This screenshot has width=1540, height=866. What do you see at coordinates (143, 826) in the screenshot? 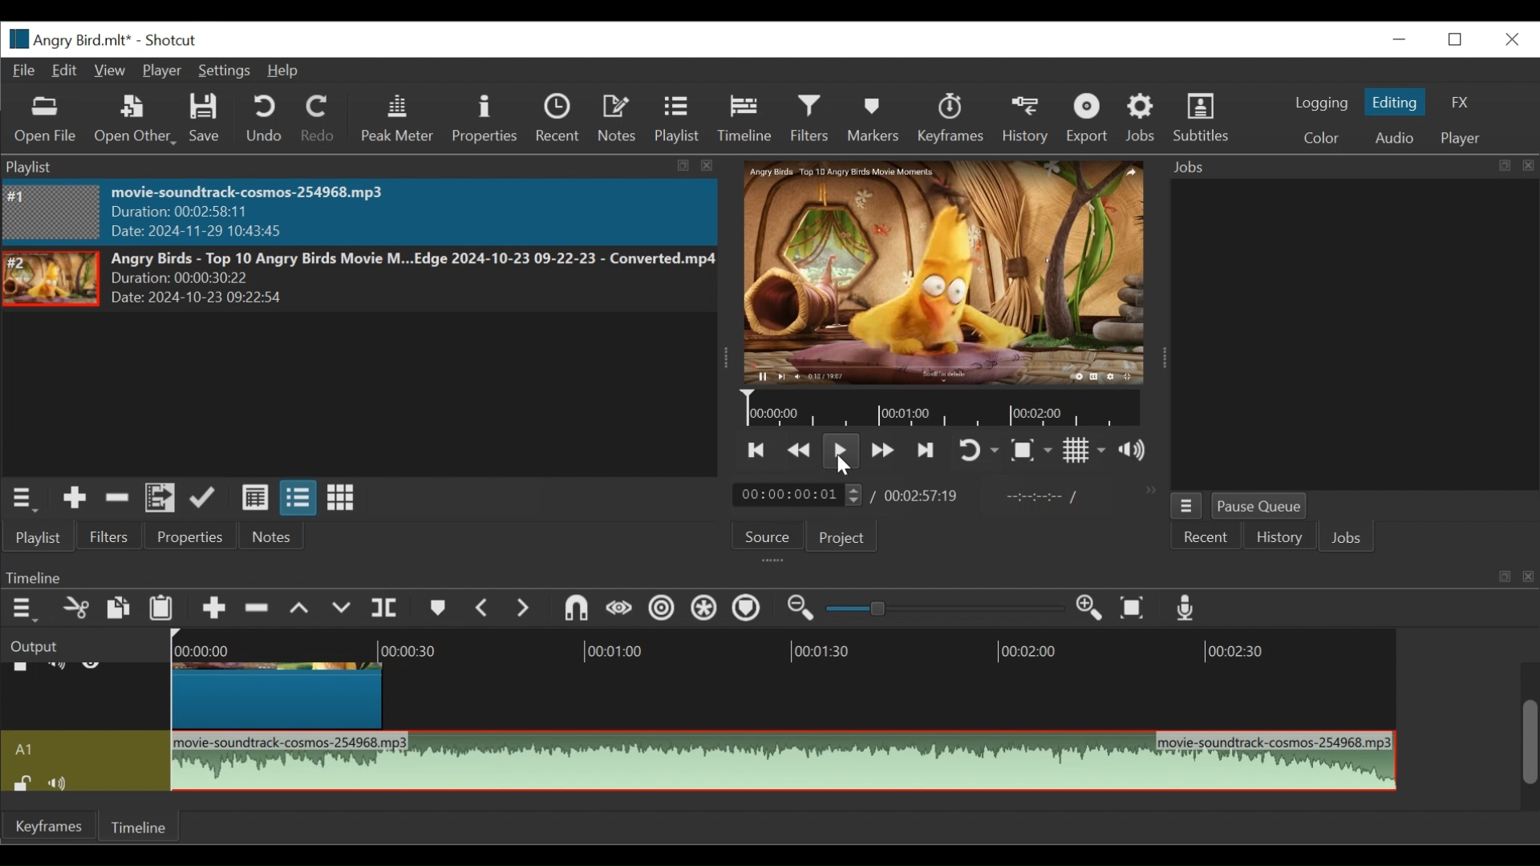
I see `Timeline` at bounding box center [143, 826].